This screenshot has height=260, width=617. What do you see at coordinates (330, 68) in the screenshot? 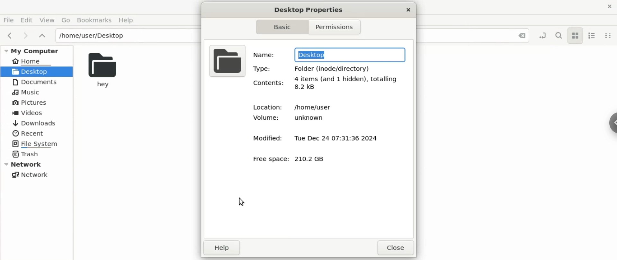
I see `folder (inode/directory)` at bounding box center [330, 68].